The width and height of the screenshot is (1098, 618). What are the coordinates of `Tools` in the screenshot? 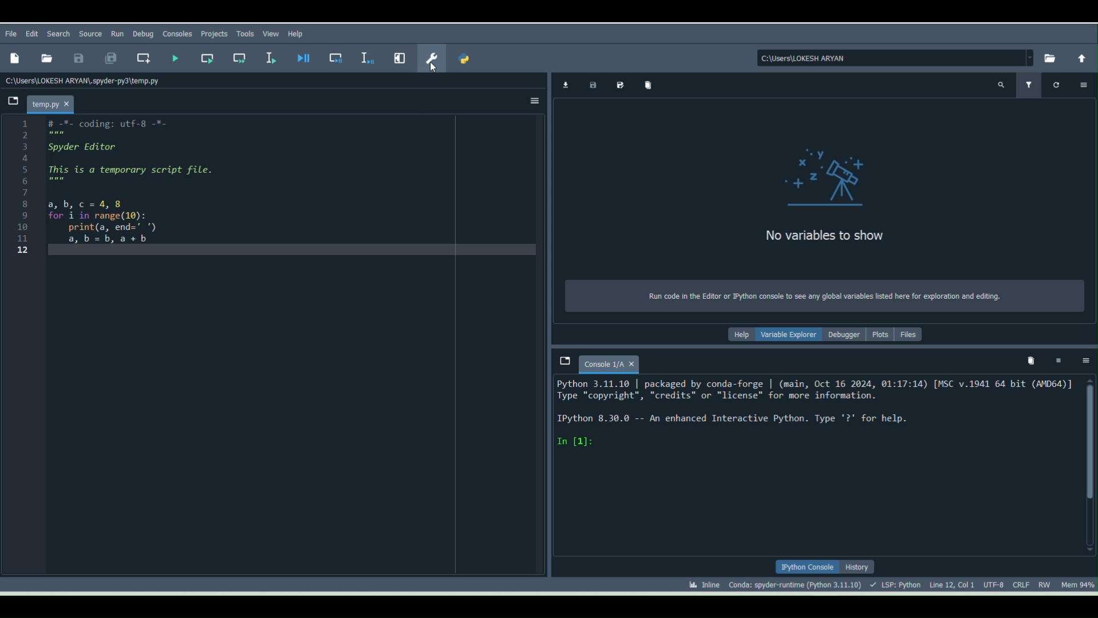 It's located at (247, 34).